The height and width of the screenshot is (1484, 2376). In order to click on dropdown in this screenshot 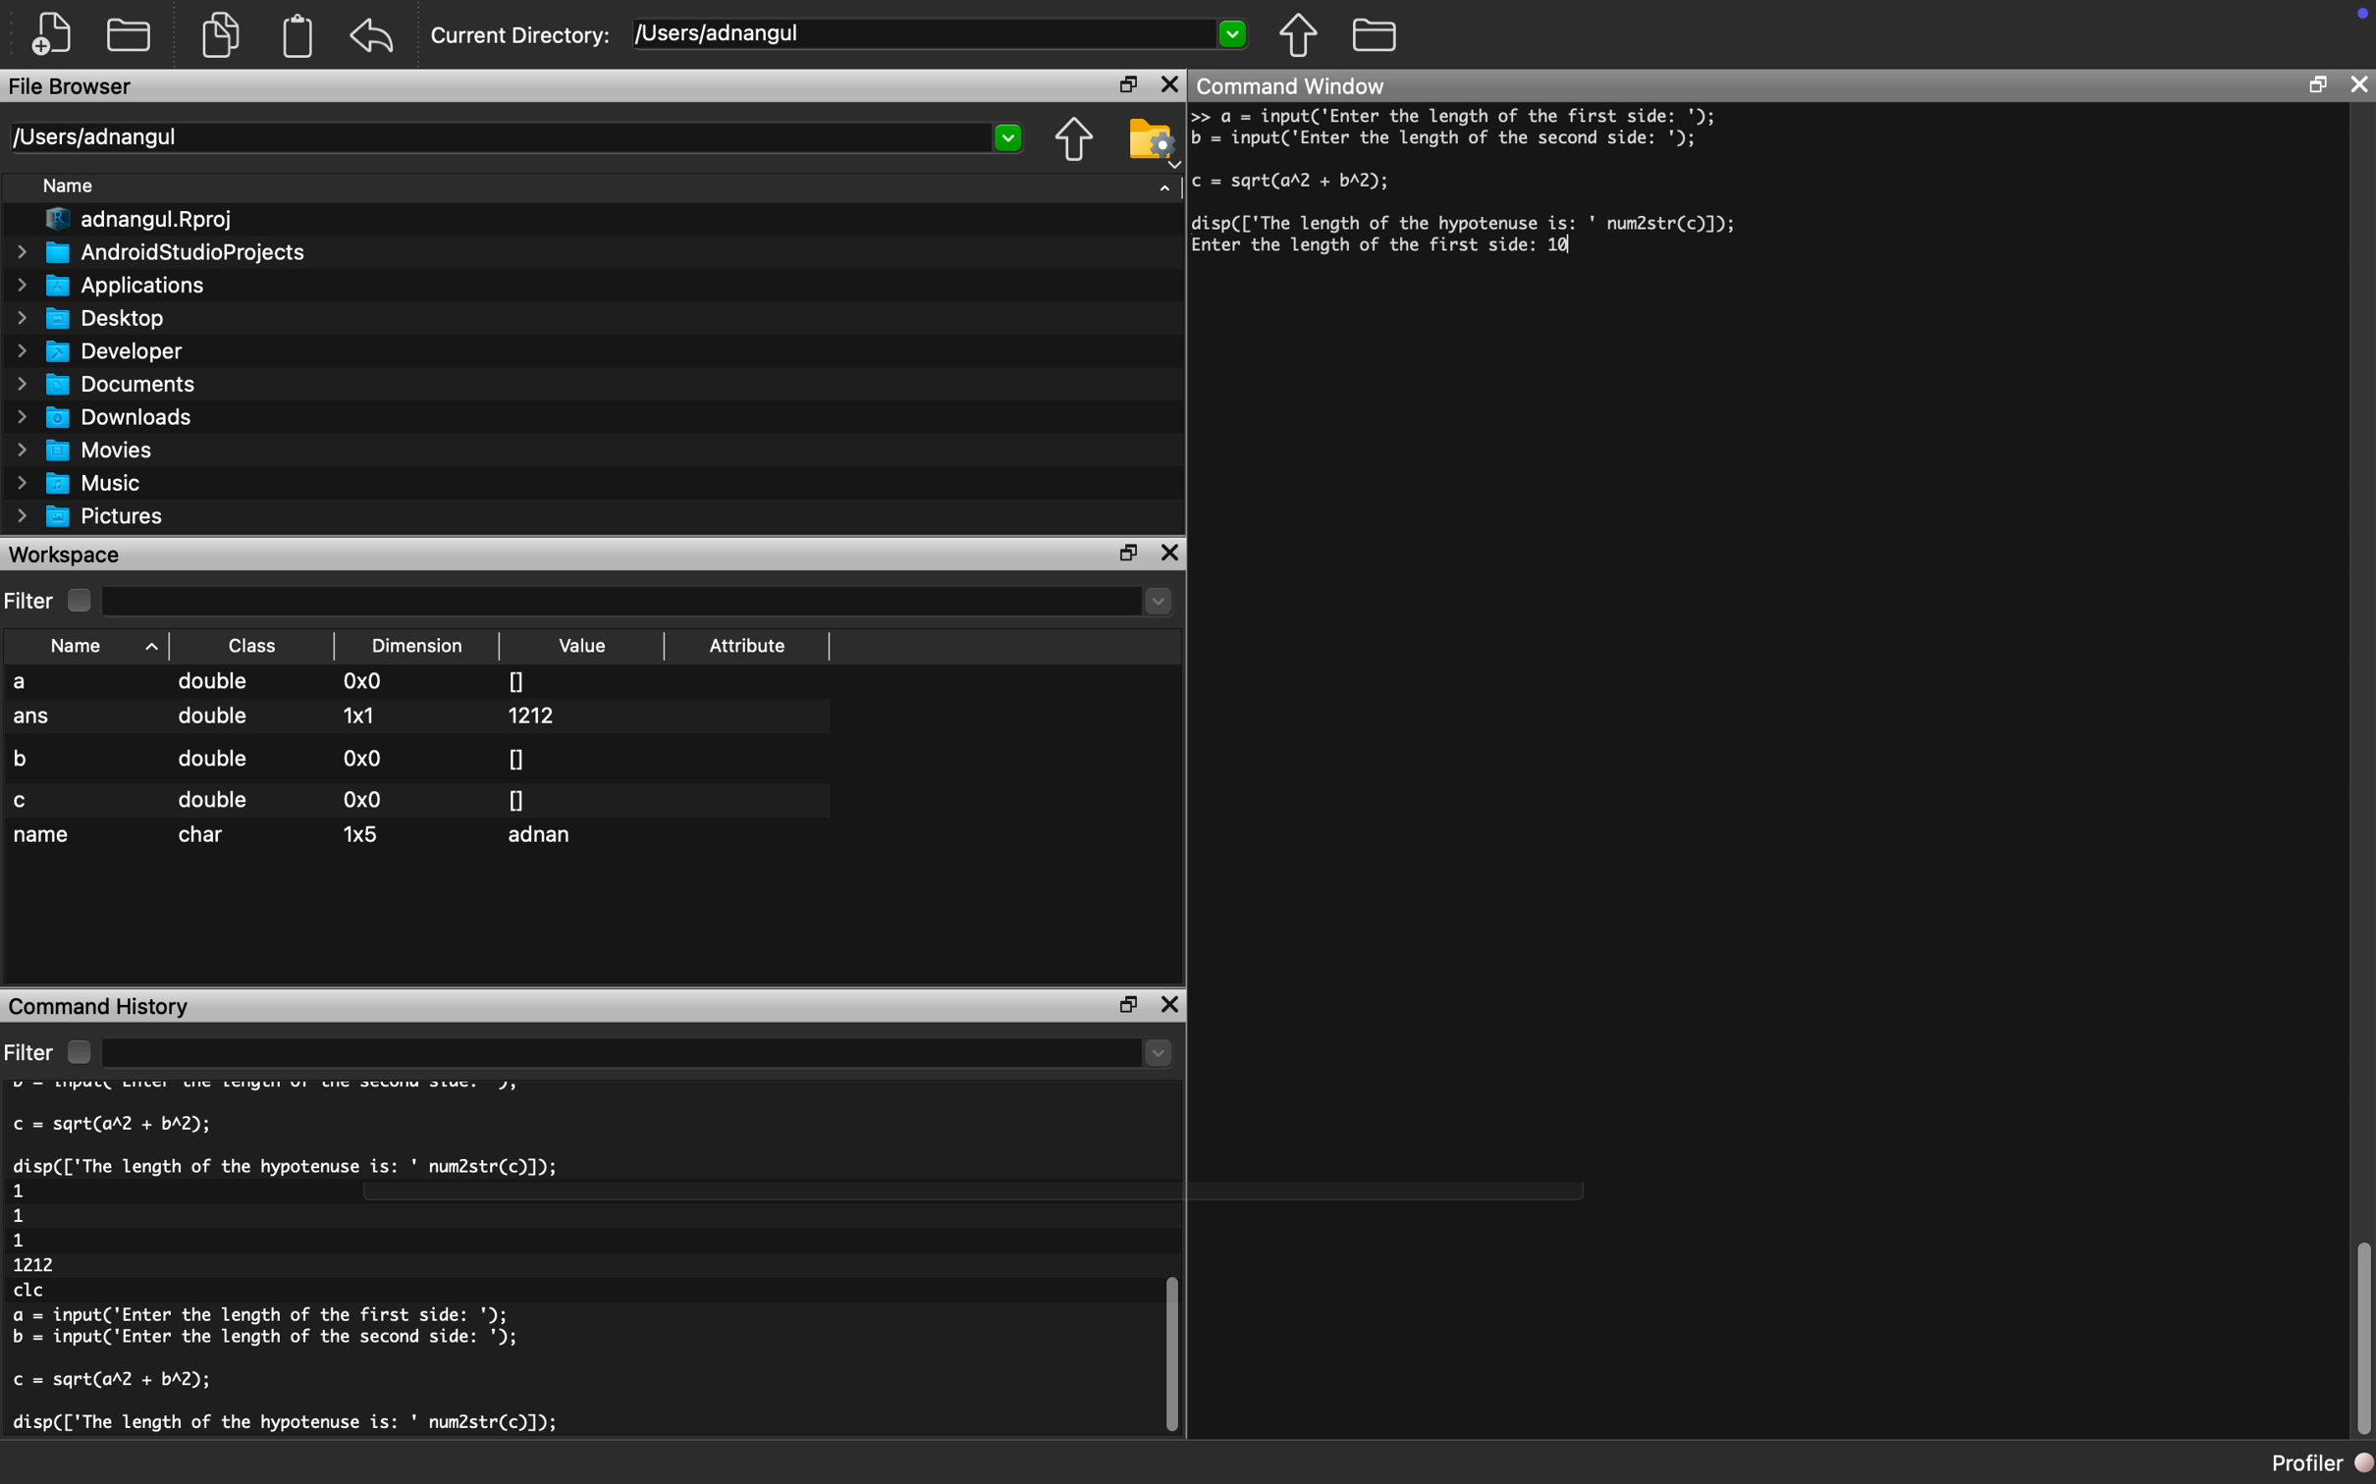, I will do `click(641, 1054)`.